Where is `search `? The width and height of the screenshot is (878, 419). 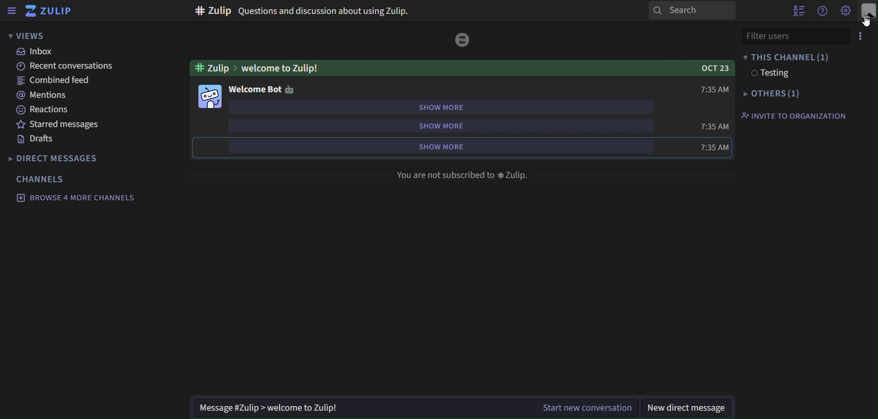 search  is located at coordinates (690, 10).